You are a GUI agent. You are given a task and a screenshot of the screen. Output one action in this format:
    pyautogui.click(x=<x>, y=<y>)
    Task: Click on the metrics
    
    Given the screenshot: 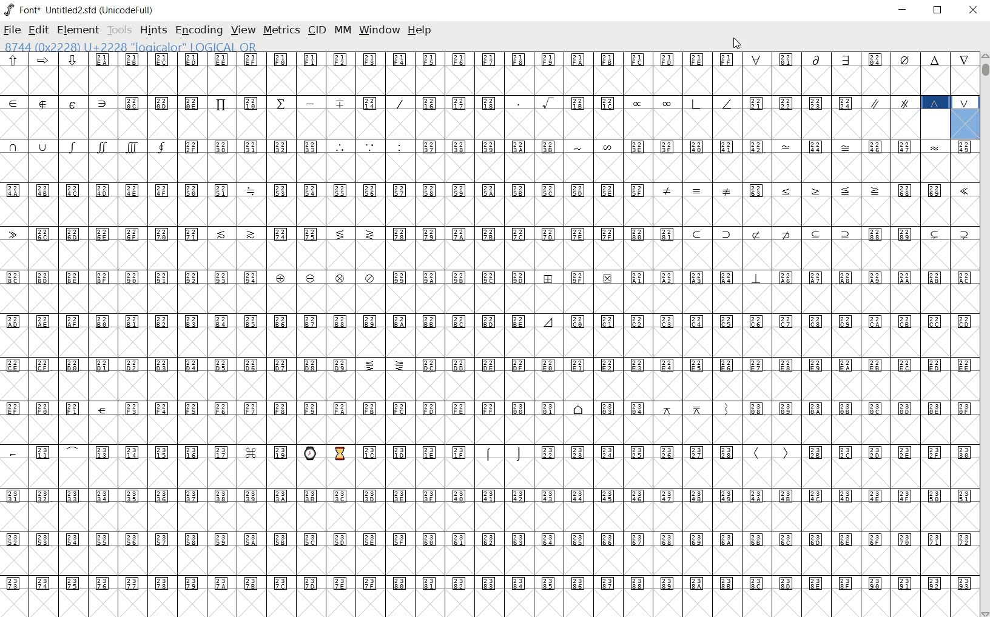 What is the action you would take?
    pyautogui.click(x=281, y=31)
    